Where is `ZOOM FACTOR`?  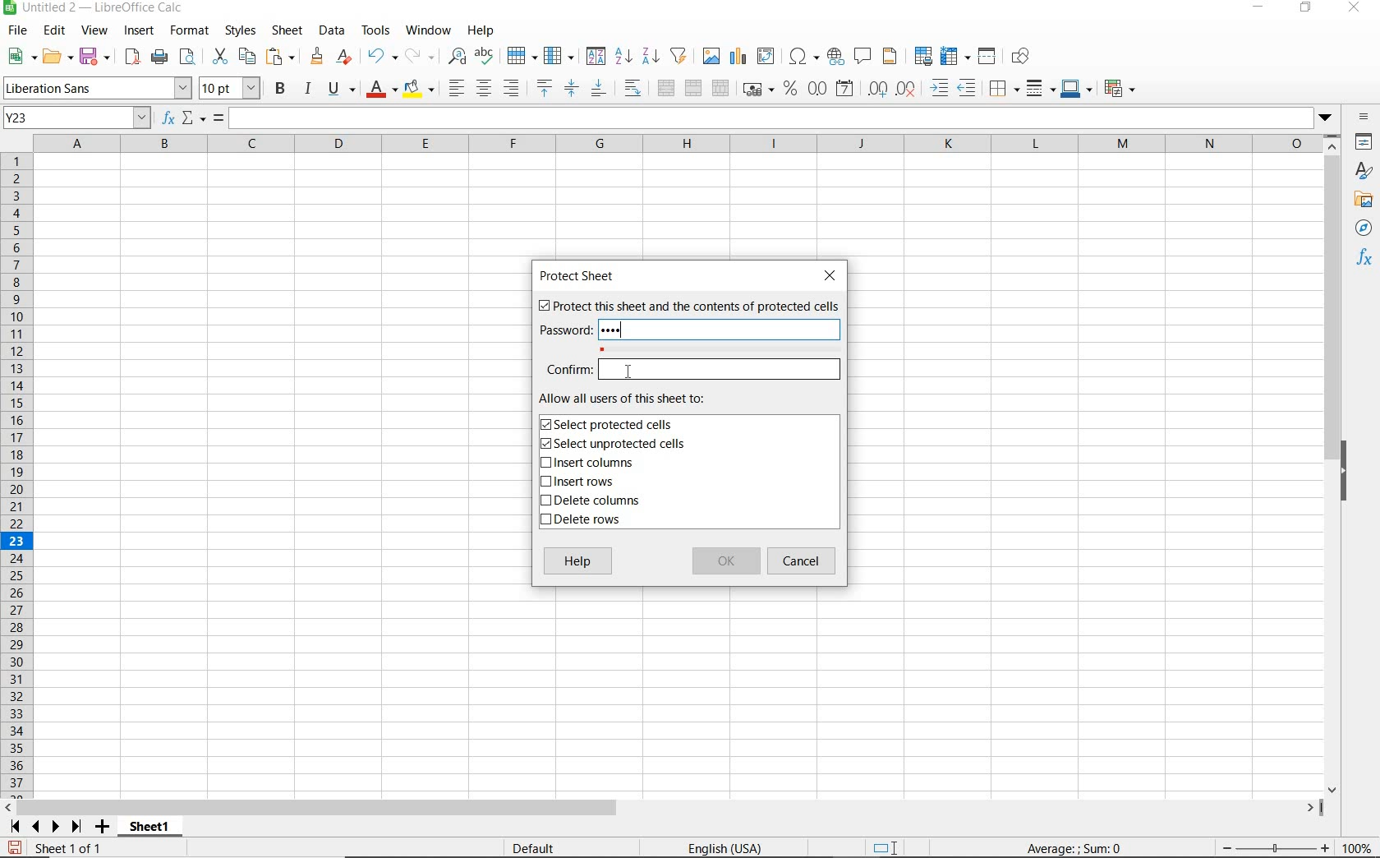 ZOOM FACTOR is located at coordinates (1358, 849).